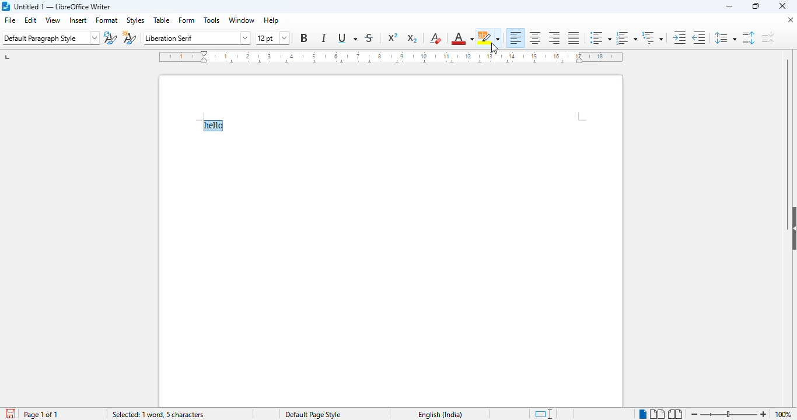  Describe the element at coordinates (11, 414) in the screenshot. I see `click to save the document` at that location.